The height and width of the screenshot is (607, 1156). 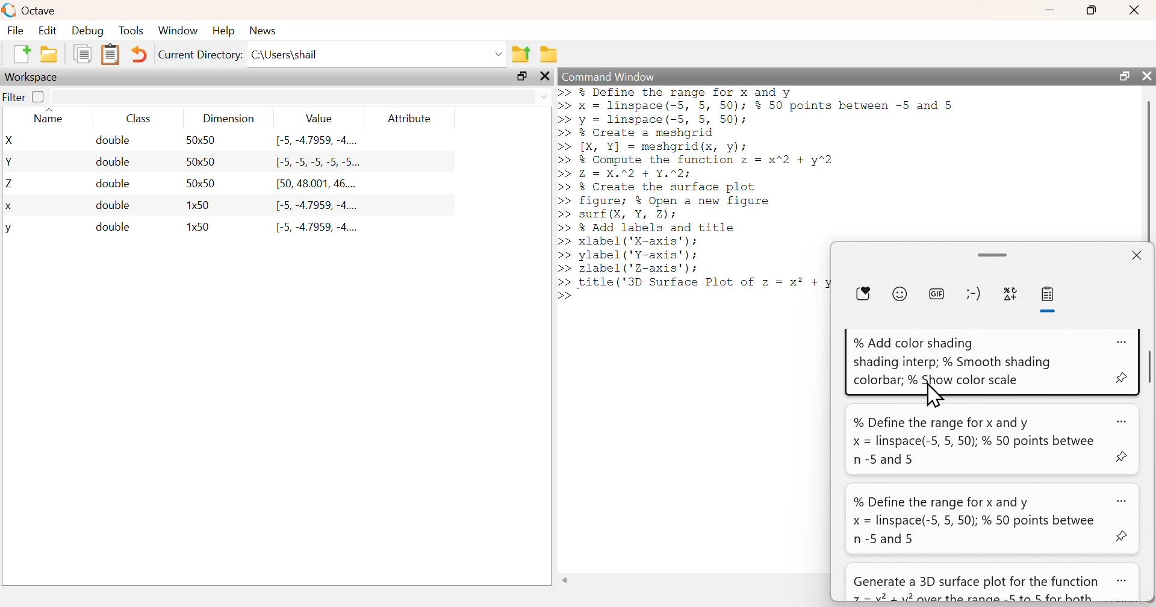 What do you see at coordinates (132, 30) in the screenshot?
I see `Tools` at bounding box center [132, 30].